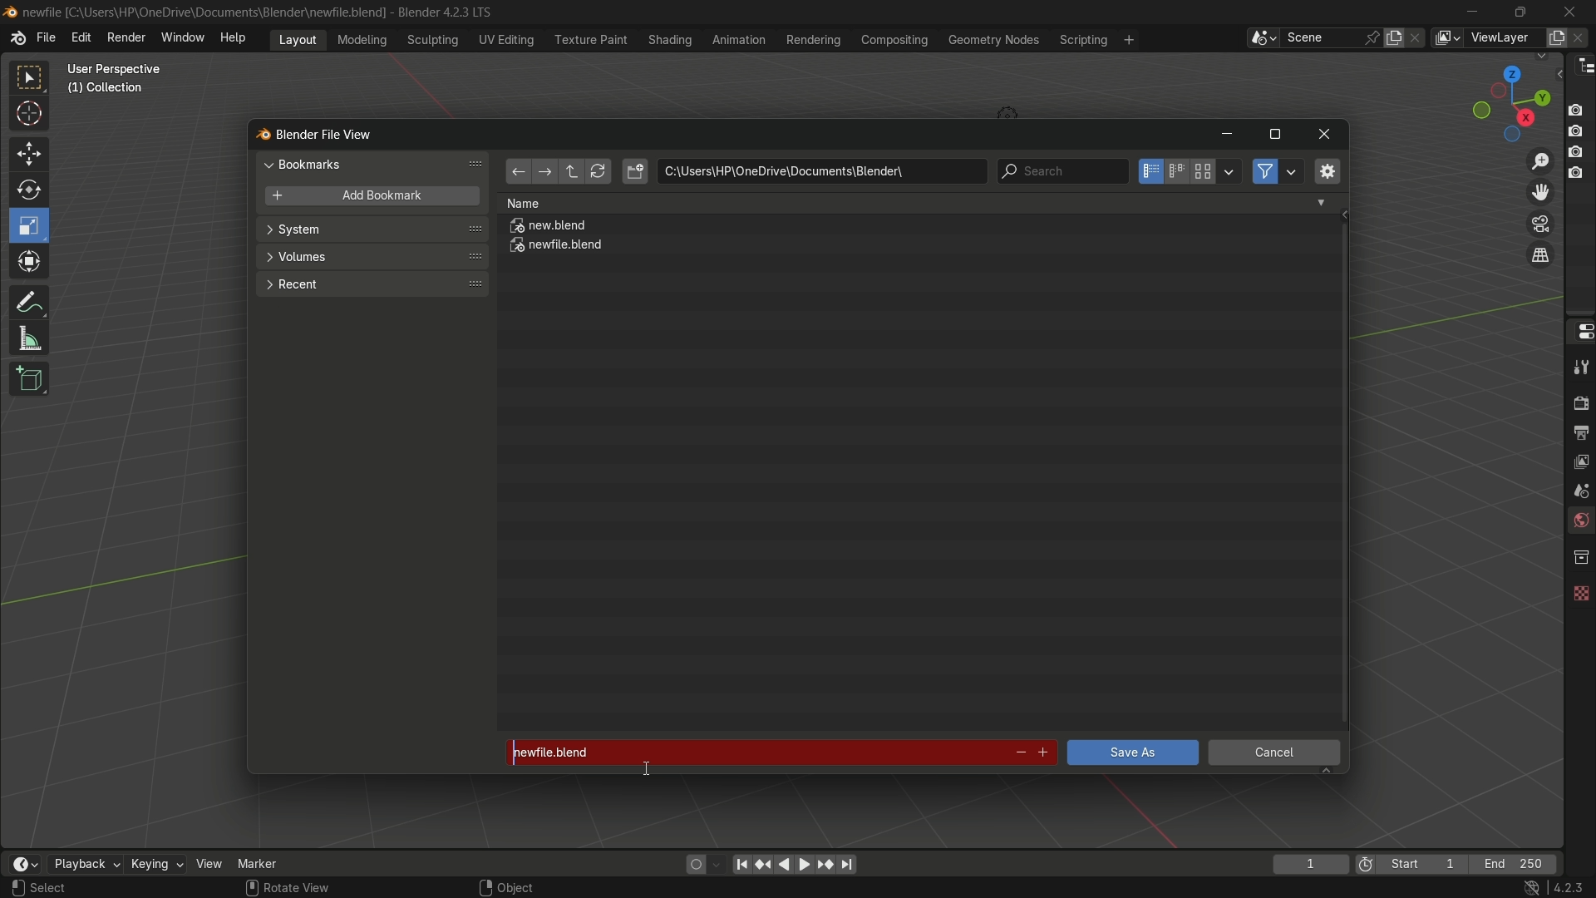 The width and height of the screenshot is (1596, 898). Describe the element at coordinates (1131, 752) in the screenshot. I see `save as` at that location.